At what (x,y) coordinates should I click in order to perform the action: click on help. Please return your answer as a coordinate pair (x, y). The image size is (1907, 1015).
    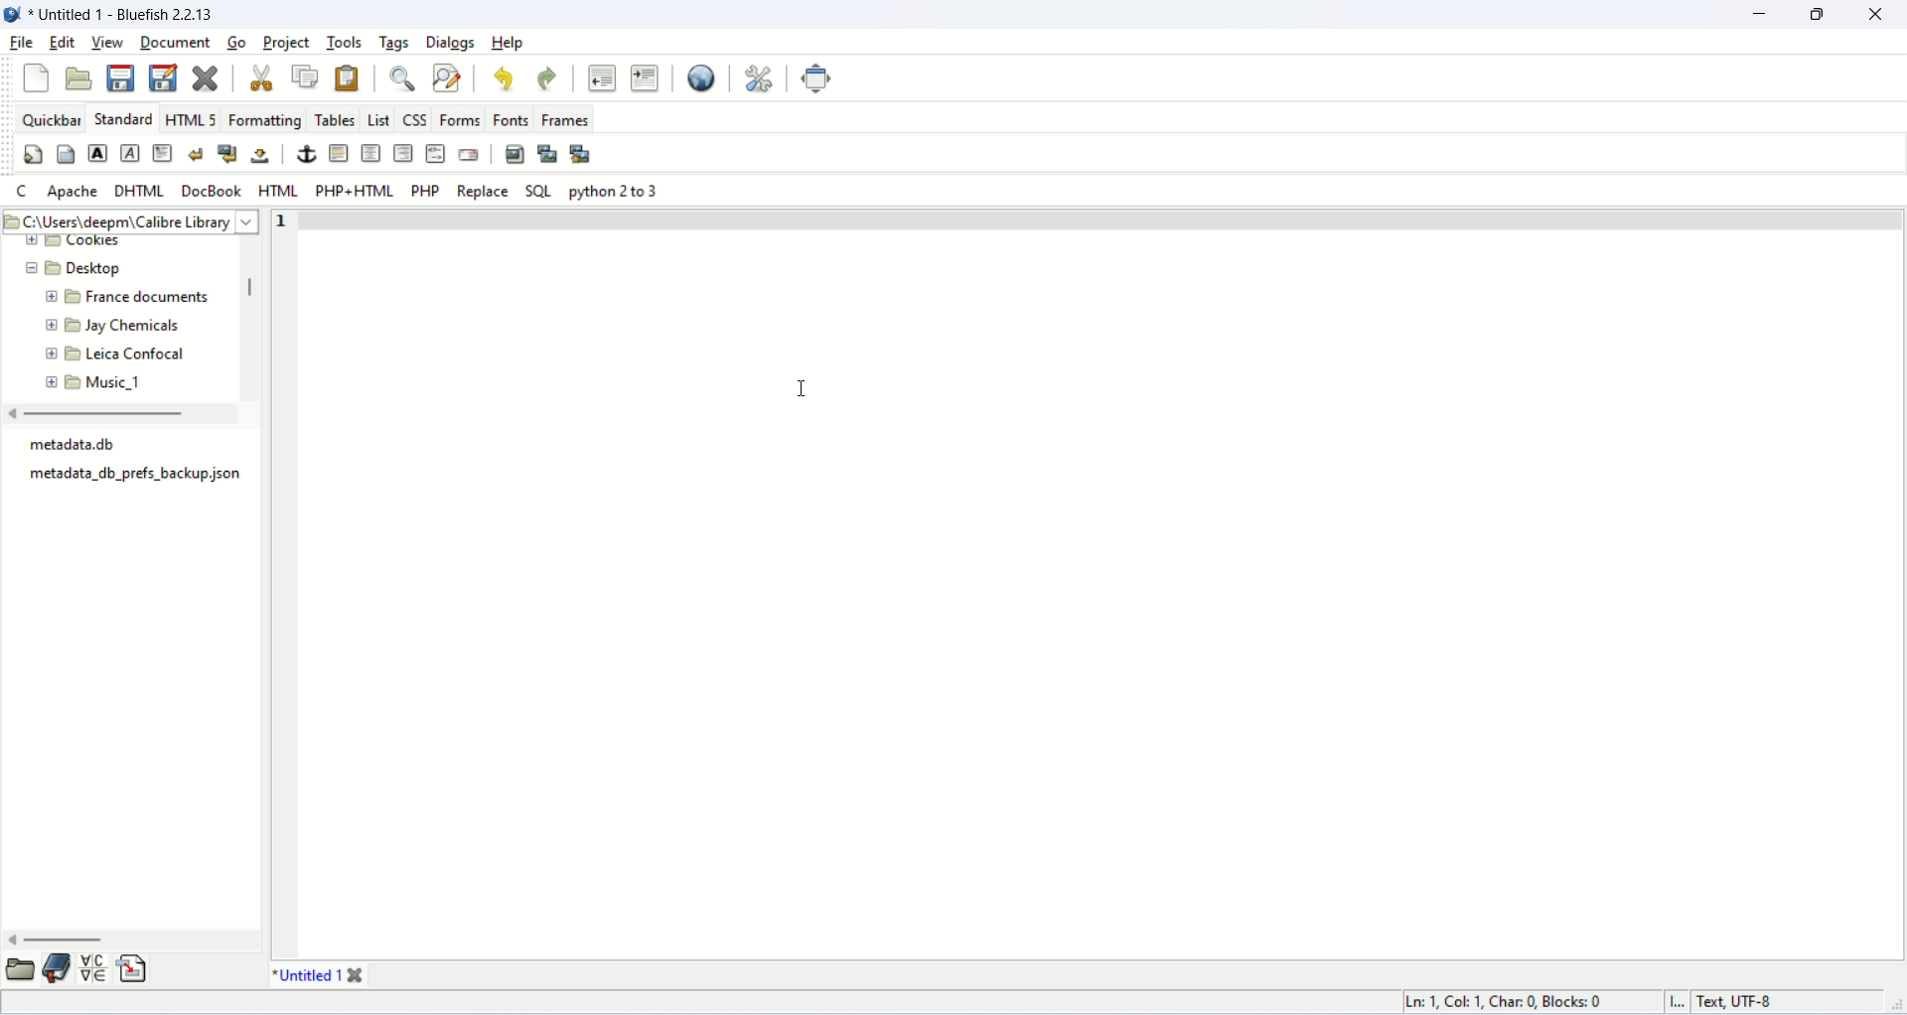
    Looking at the image, I should click on (509, 43).